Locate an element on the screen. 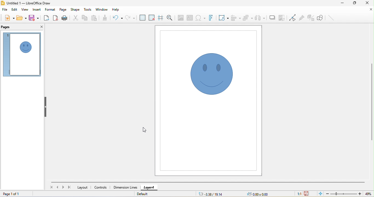 The image size is (374, 197). help is located at coordinates (115, 10).